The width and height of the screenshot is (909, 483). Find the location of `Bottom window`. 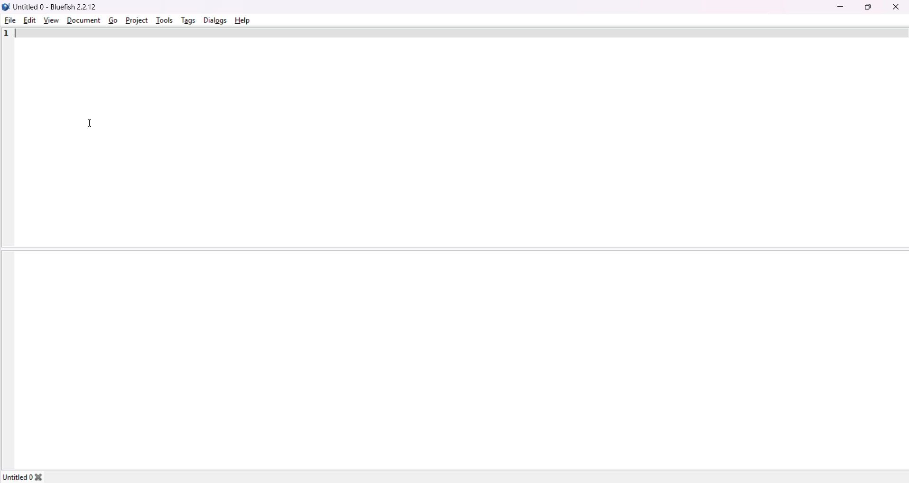

Bottom window is located at coordinates (457, 361).